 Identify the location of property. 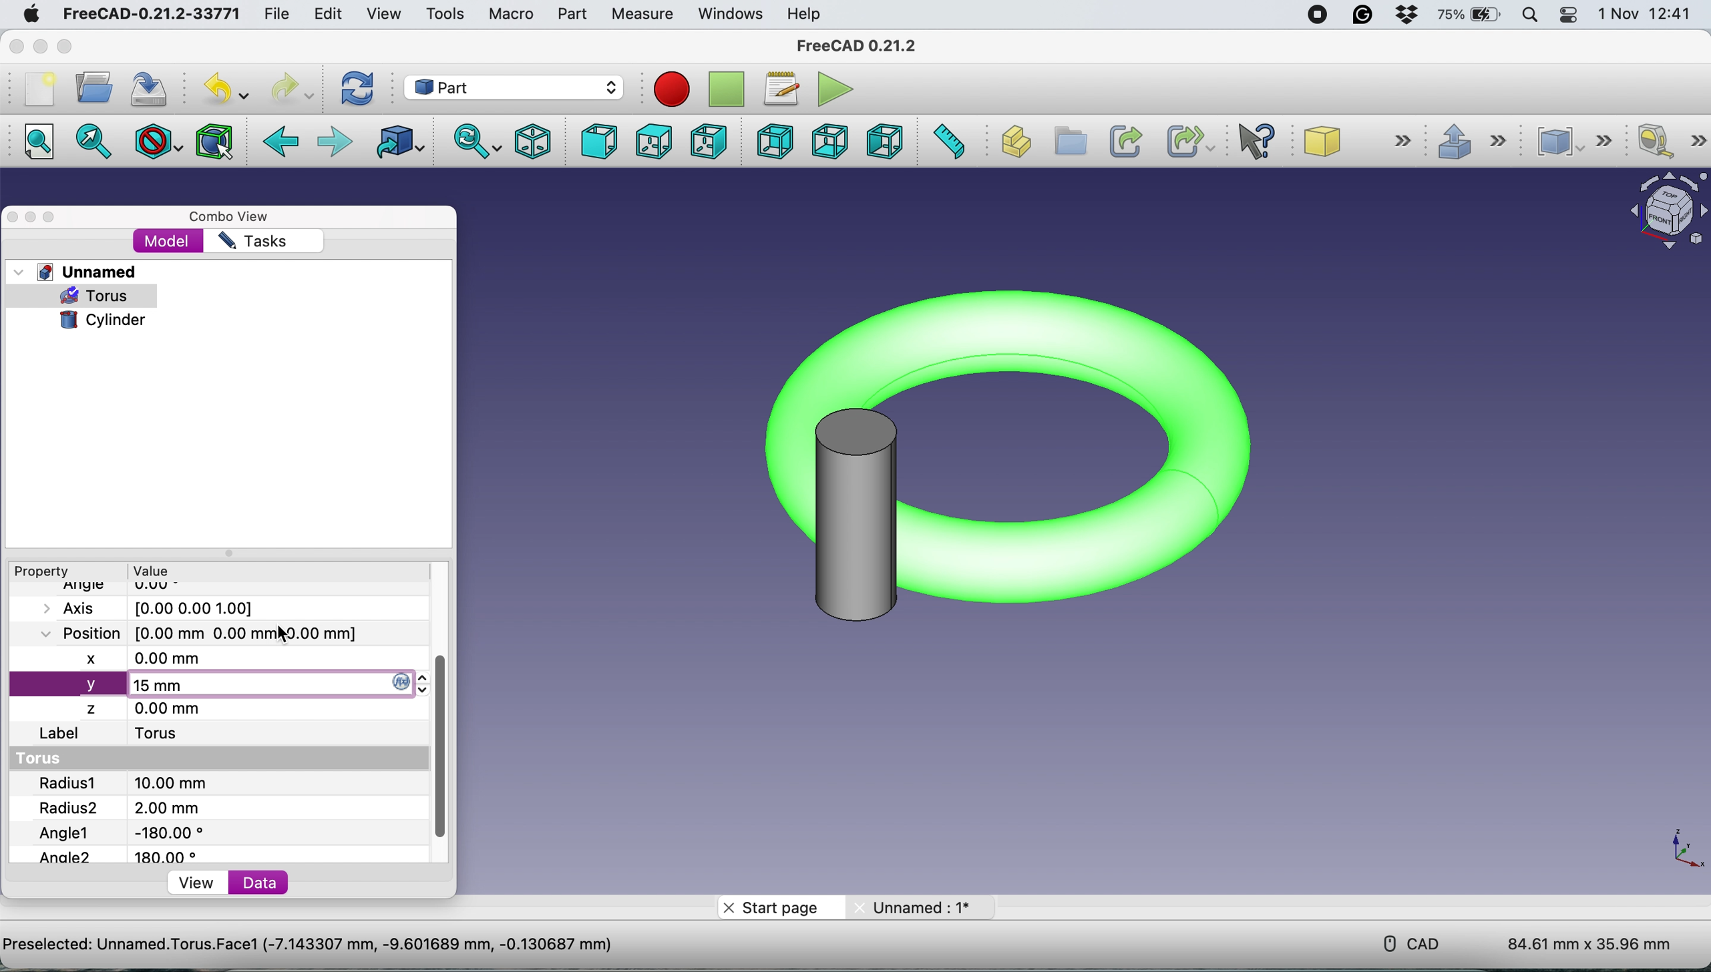
(47, 571).